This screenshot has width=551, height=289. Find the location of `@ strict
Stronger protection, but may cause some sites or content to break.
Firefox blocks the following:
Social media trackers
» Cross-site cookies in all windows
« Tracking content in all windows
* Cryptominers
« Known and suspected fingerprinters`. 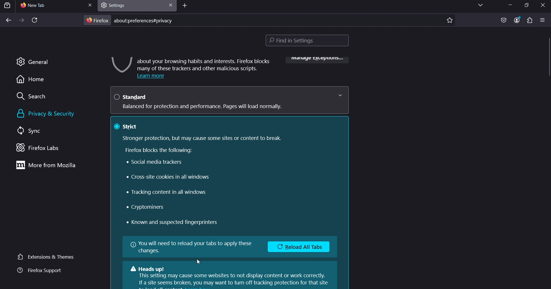

@ strict
Stronger protection, but may cause some sites or content to break.
Firefox blocks the following:
Social media trackers
» Cross-site cookies in all windows
« Tracking content in all windows
* Cryptominers
« Known and suspected fingerprinters is located at coordinates (222, 174).